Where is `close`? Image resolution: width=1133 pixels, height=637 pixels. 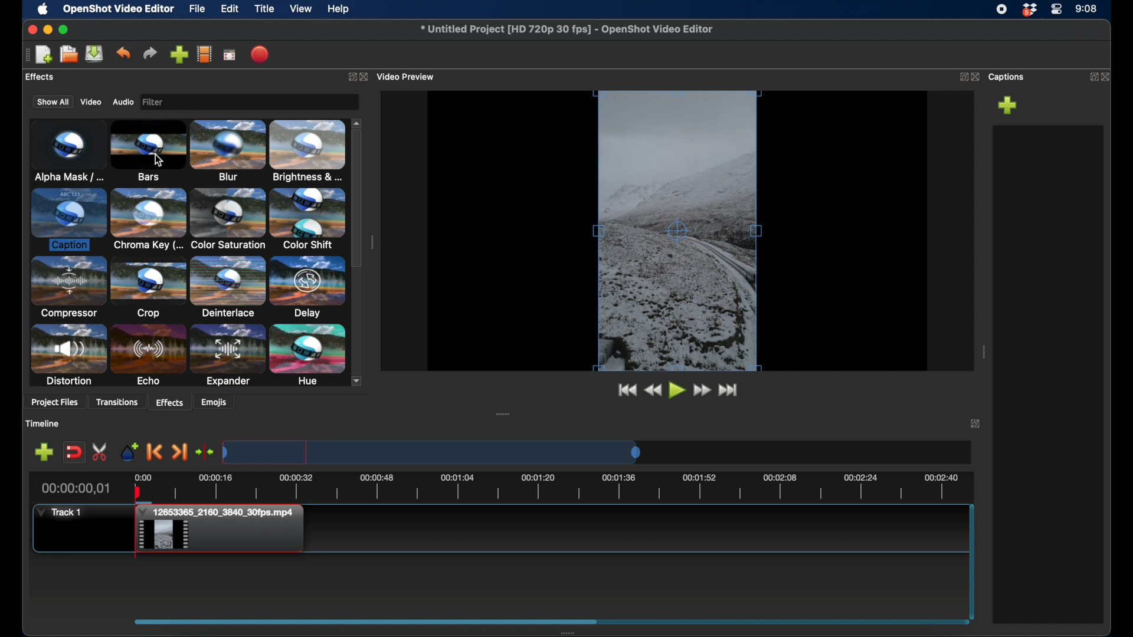
close is located at coordinates (1108, 75).